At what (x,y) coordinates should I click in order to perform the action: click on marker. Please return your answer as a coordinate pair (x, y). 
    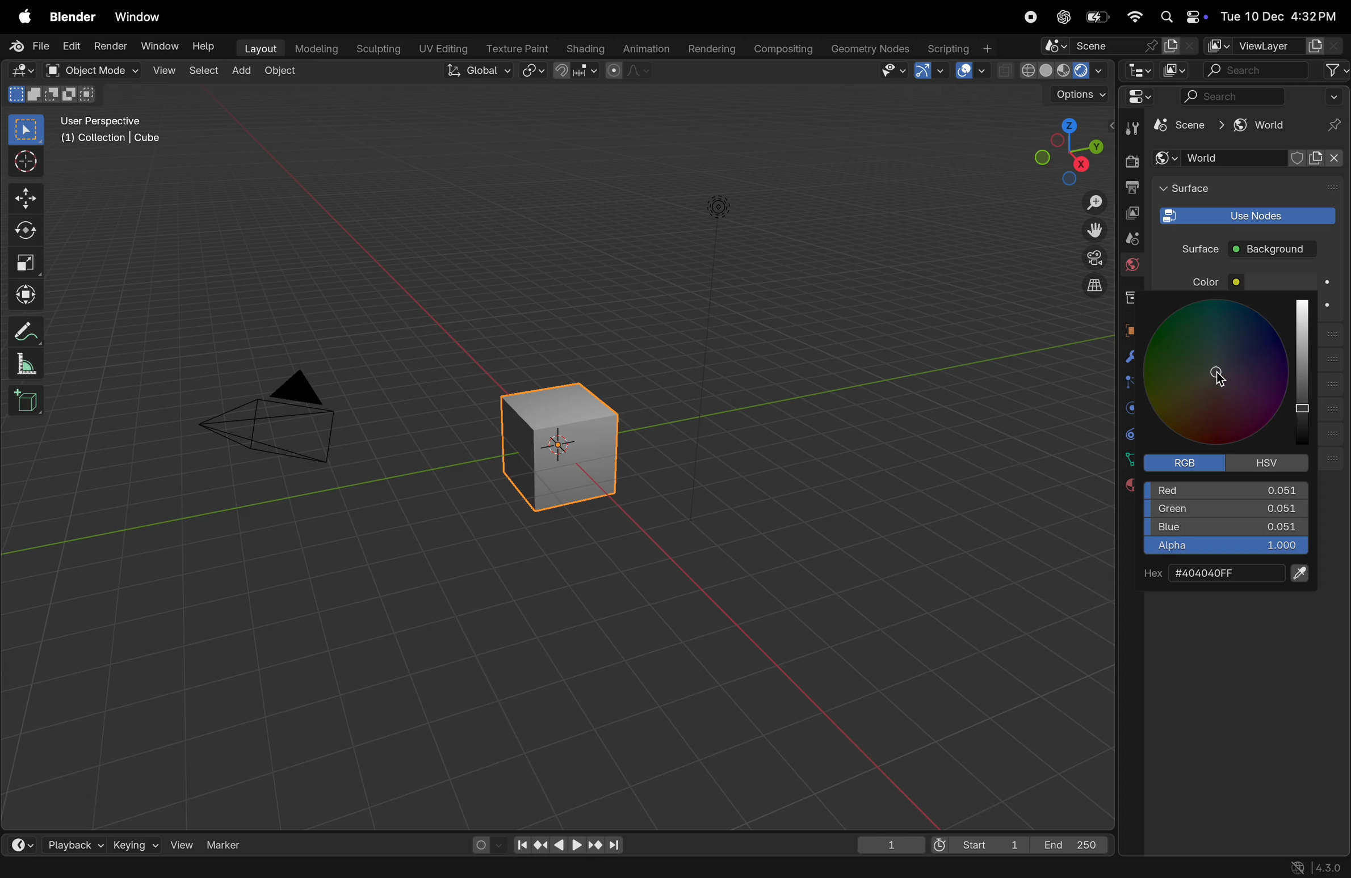
    Looking at the image, I should click on (230, 844).